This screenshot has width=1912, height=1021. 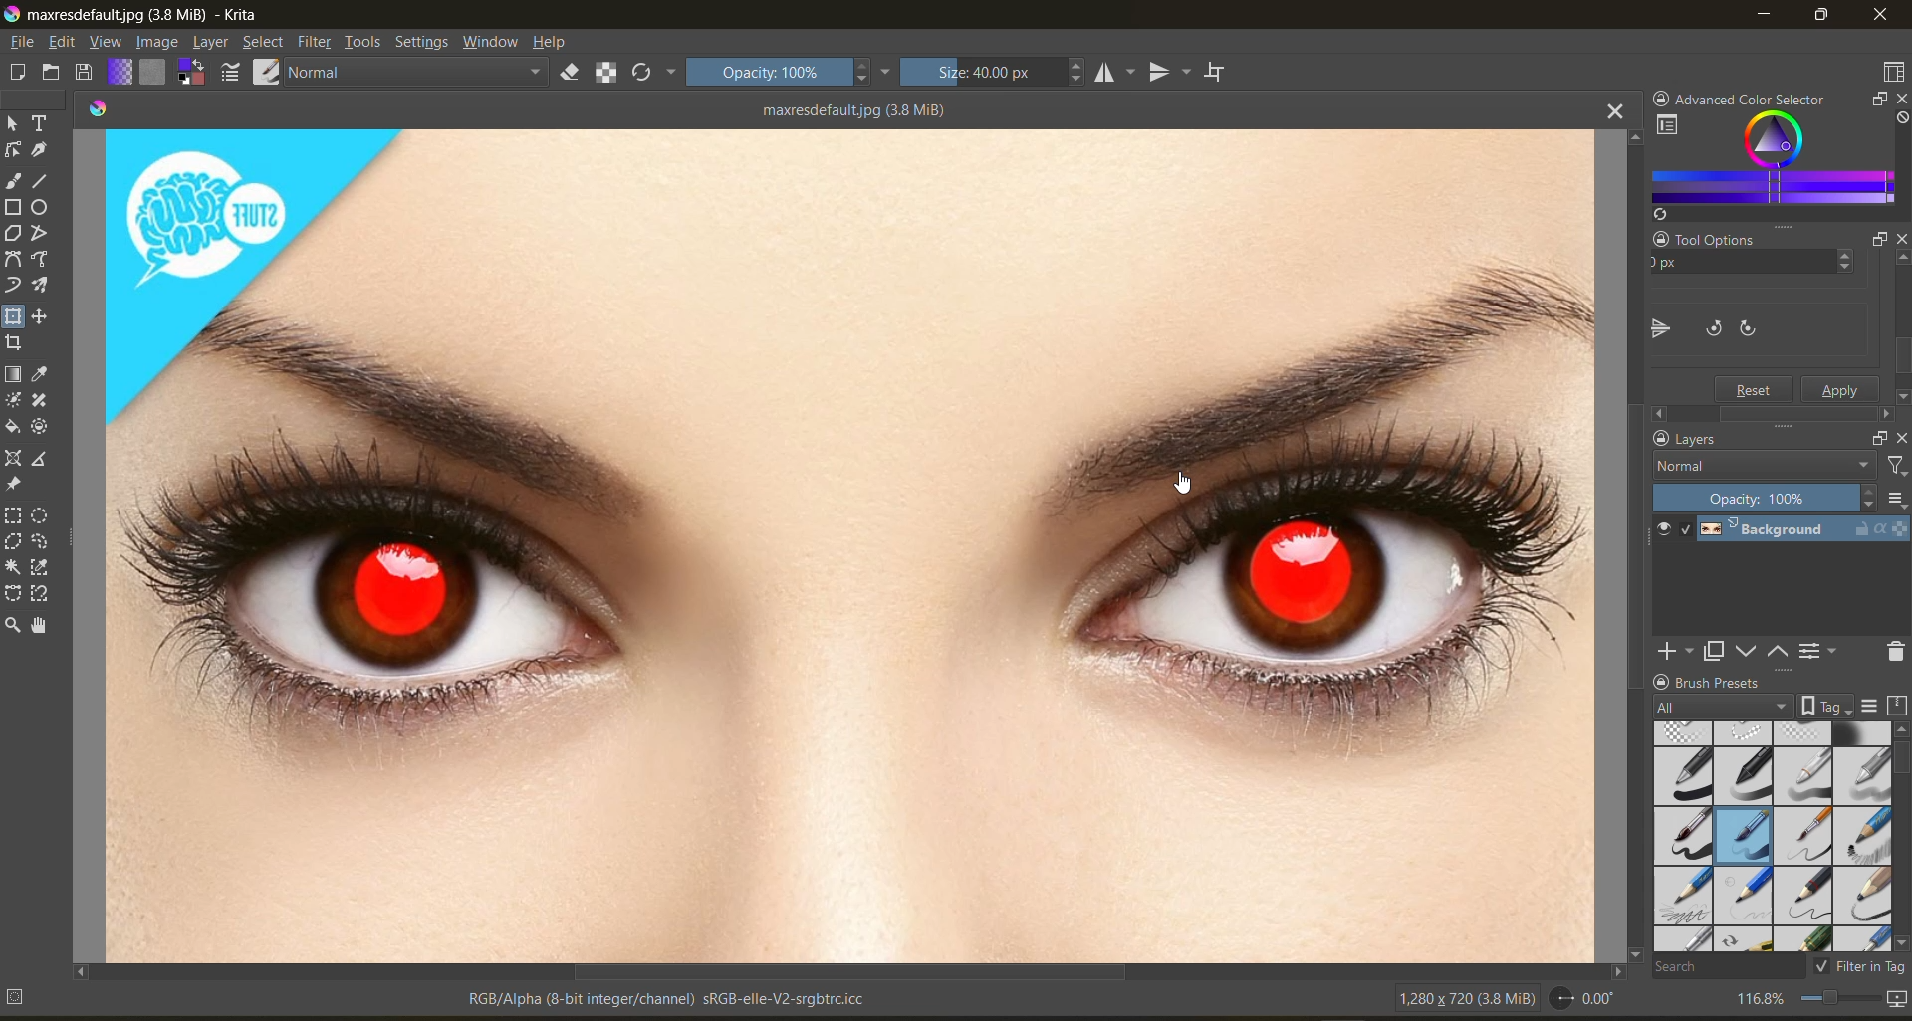 I want to click on tag, so click(x=1721, y=705).